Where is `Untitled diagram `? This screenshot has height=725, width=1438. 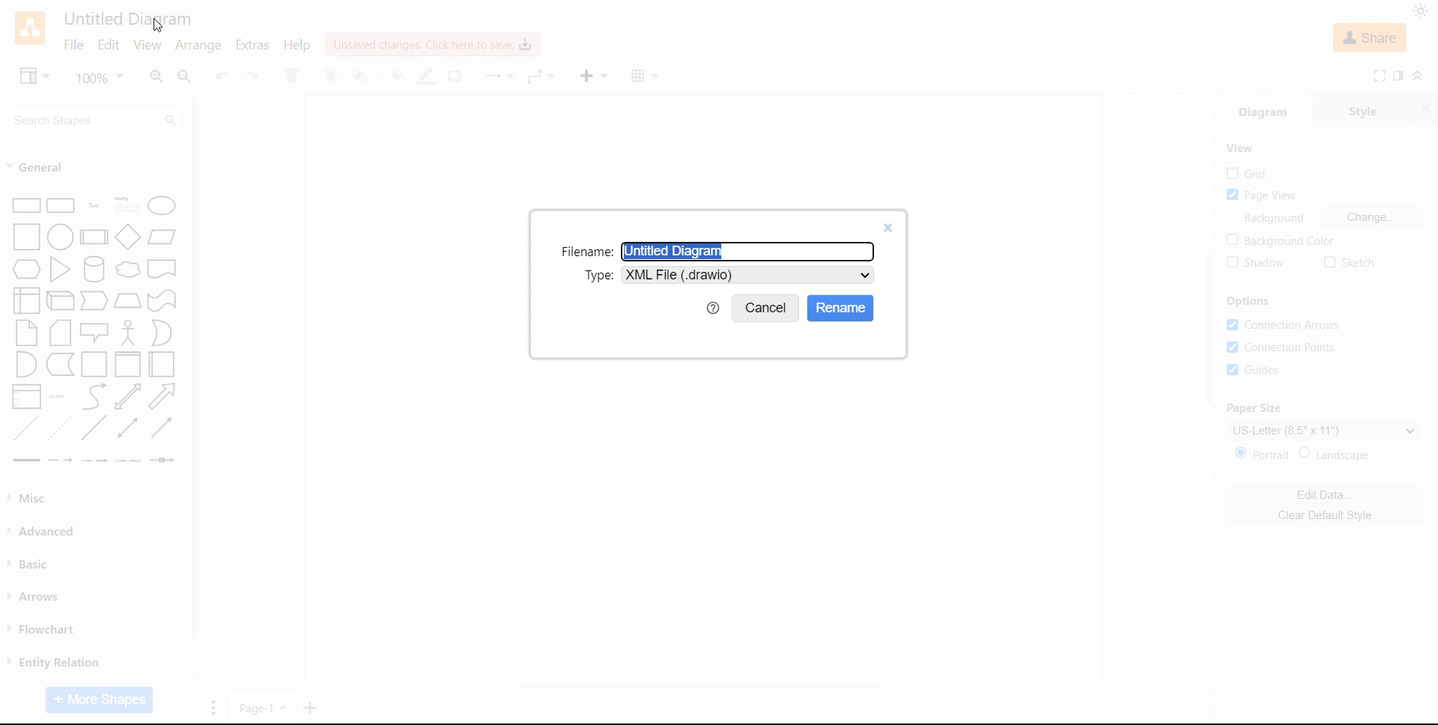
Untitled diagram  is located at coordinates (127, 19).